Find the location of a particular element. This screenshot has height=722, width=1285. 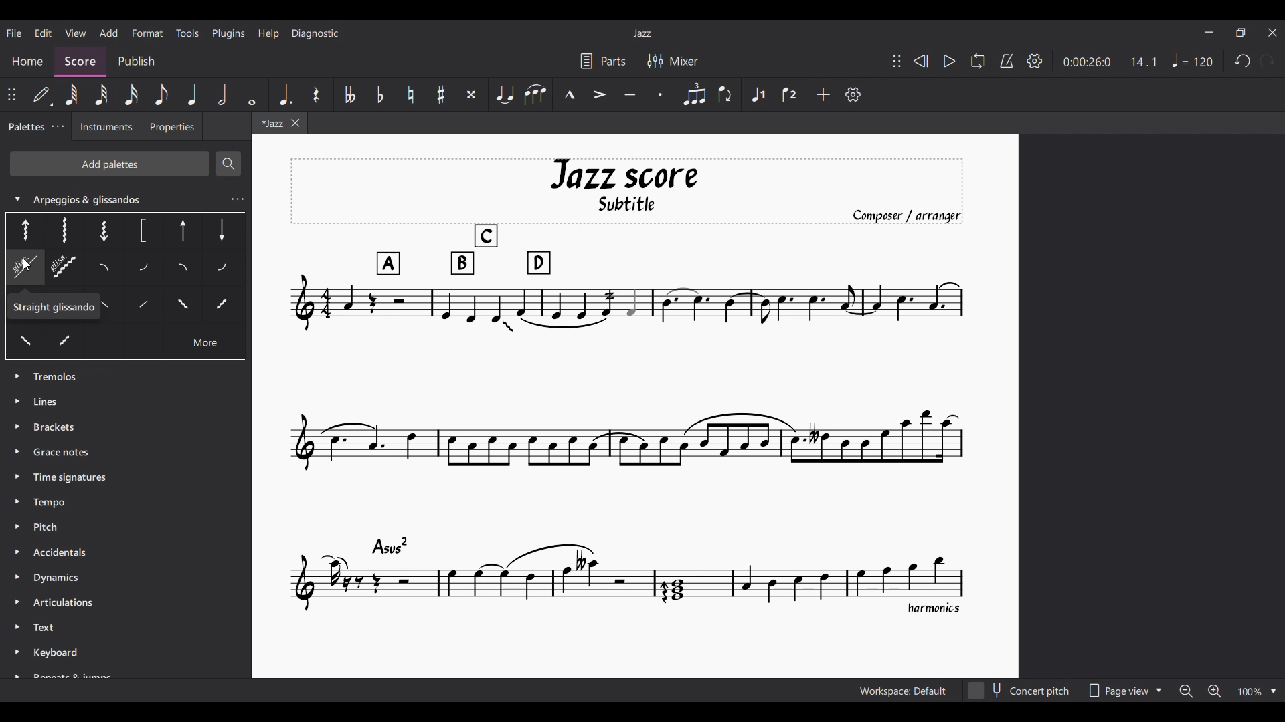

Palettes is located at coordinates (23, 128).